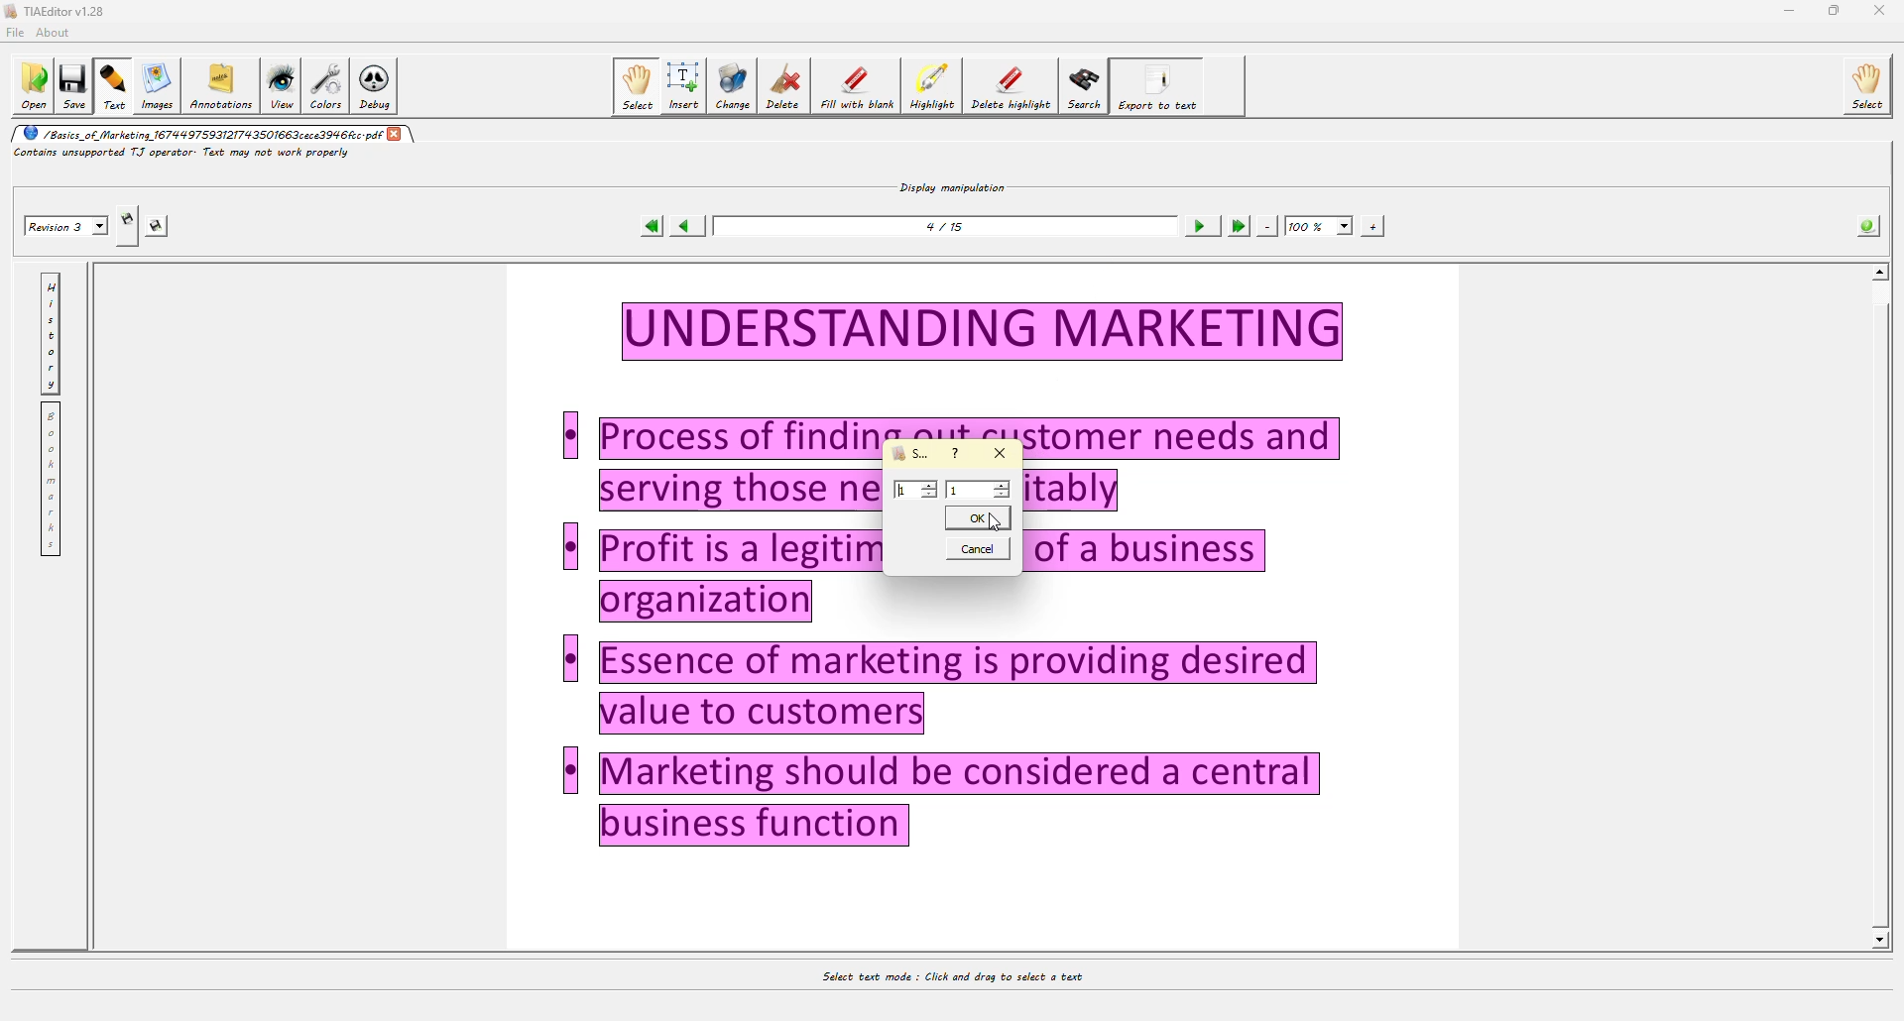 The image size is (1904, 1021). What do you see at coordinates (33, 86) in the screenshot?
I see `open` at bounding box center [33, 86].